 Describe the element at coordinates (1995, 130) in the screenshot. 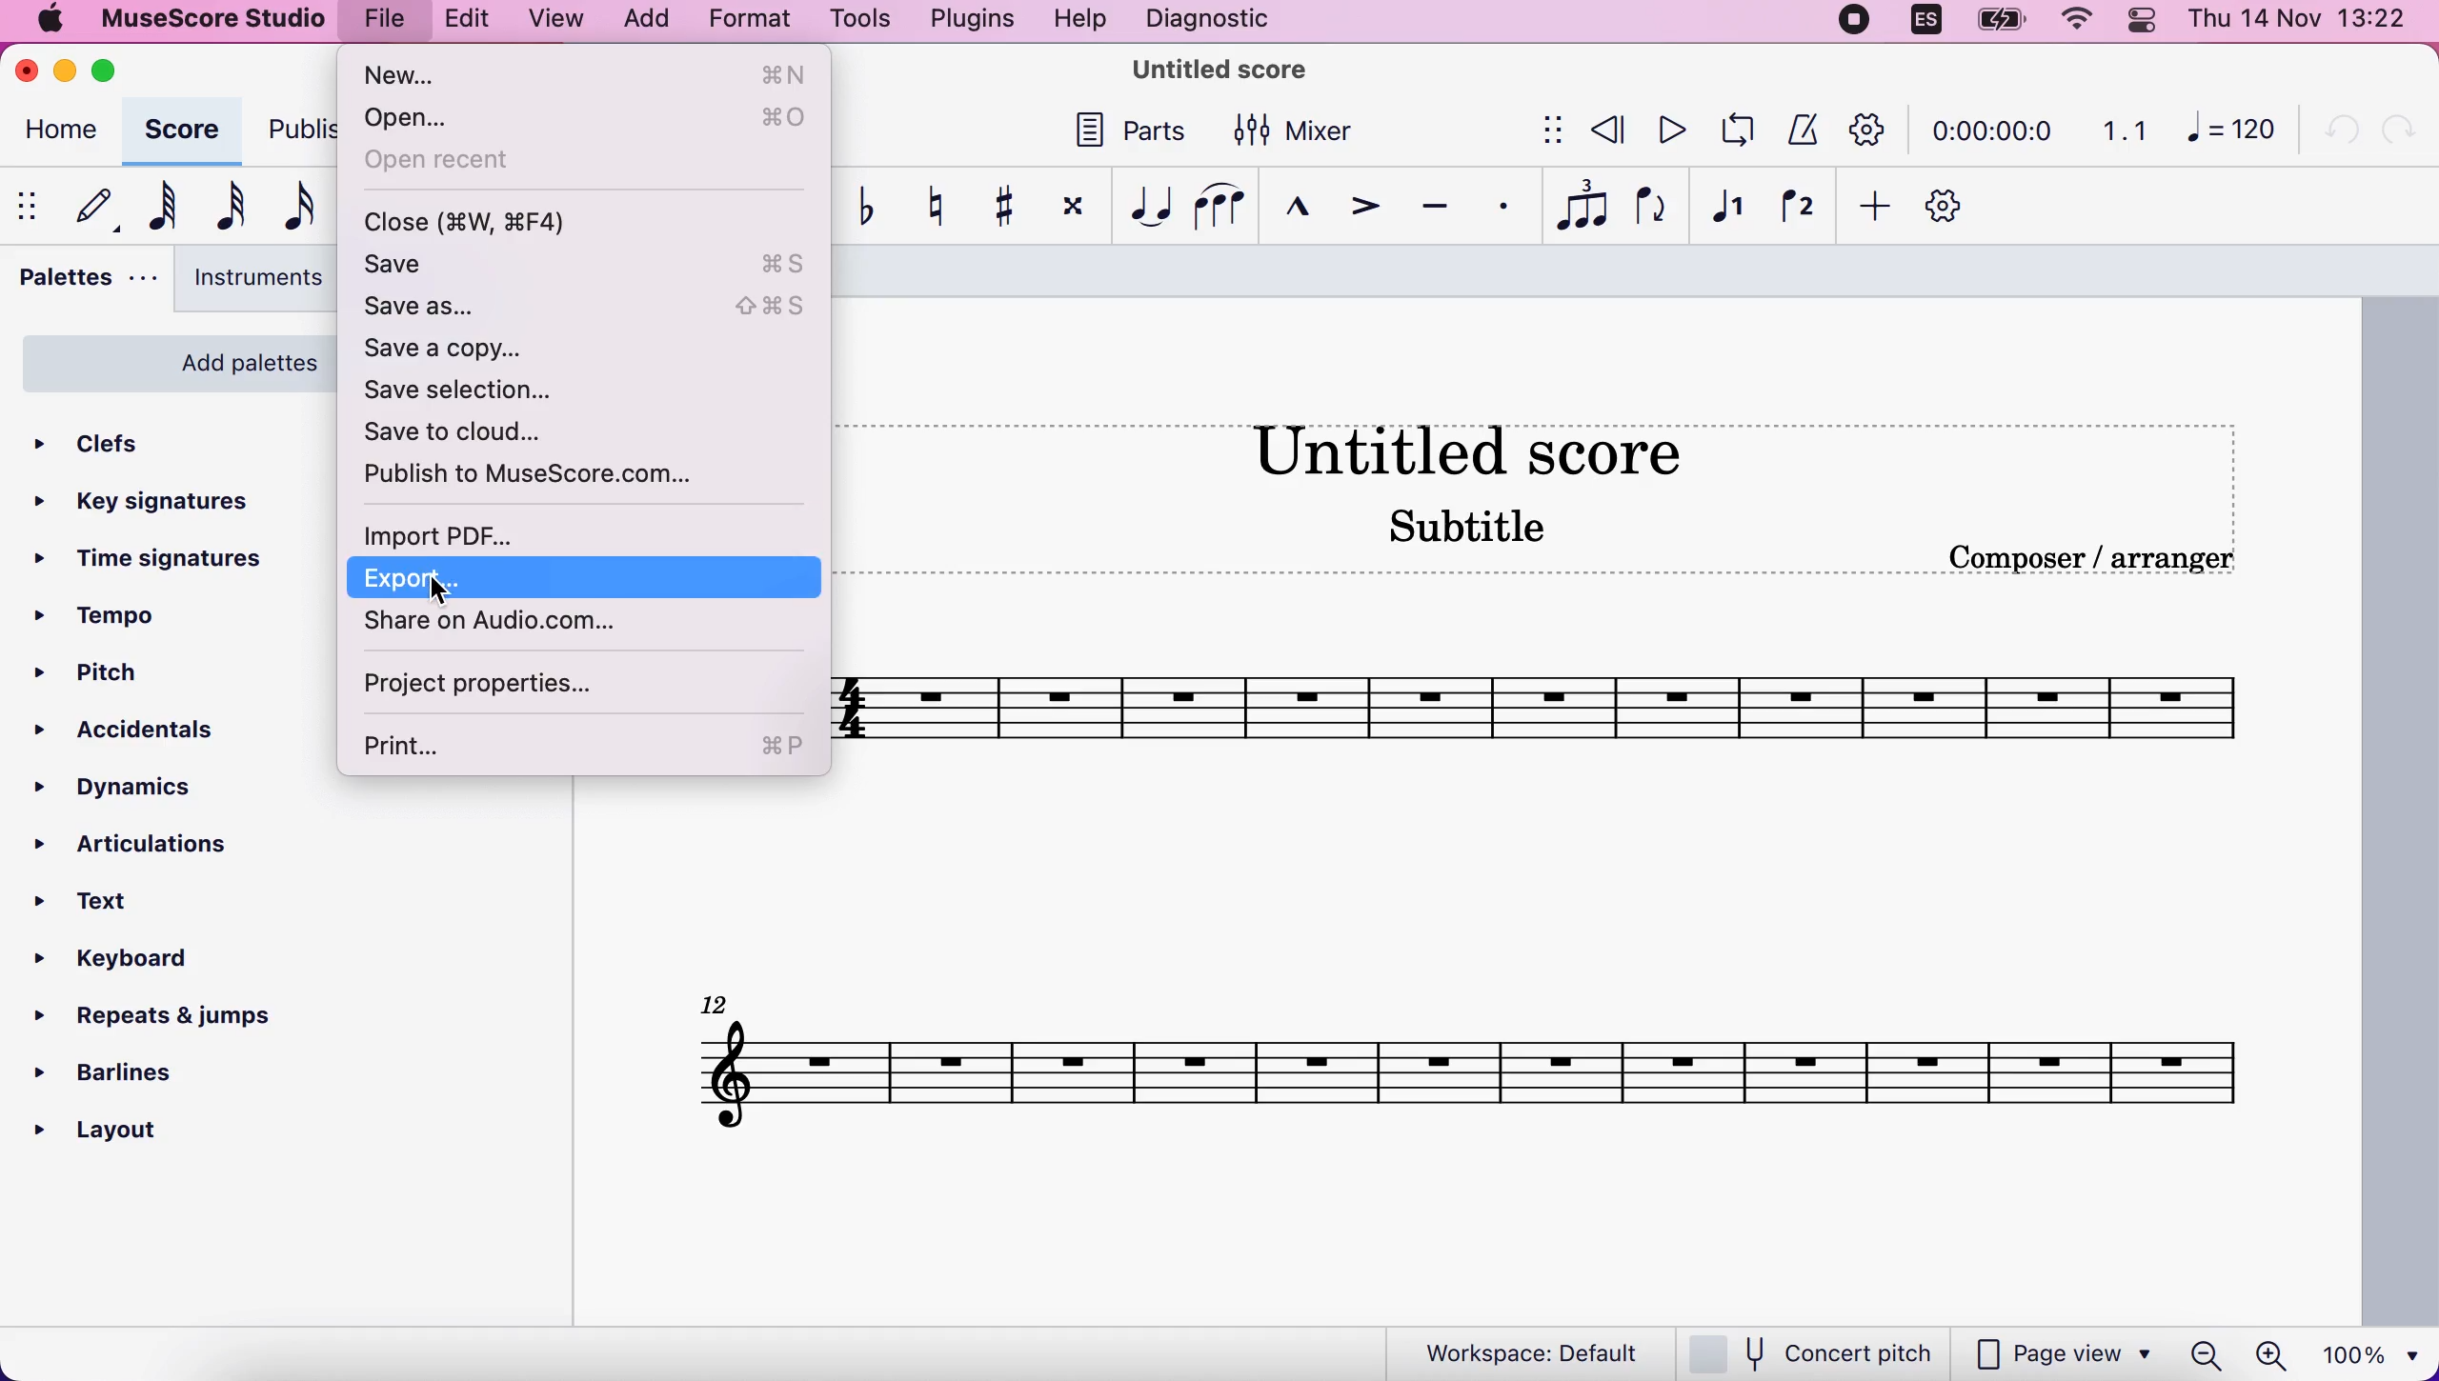

I see `time` at that location.